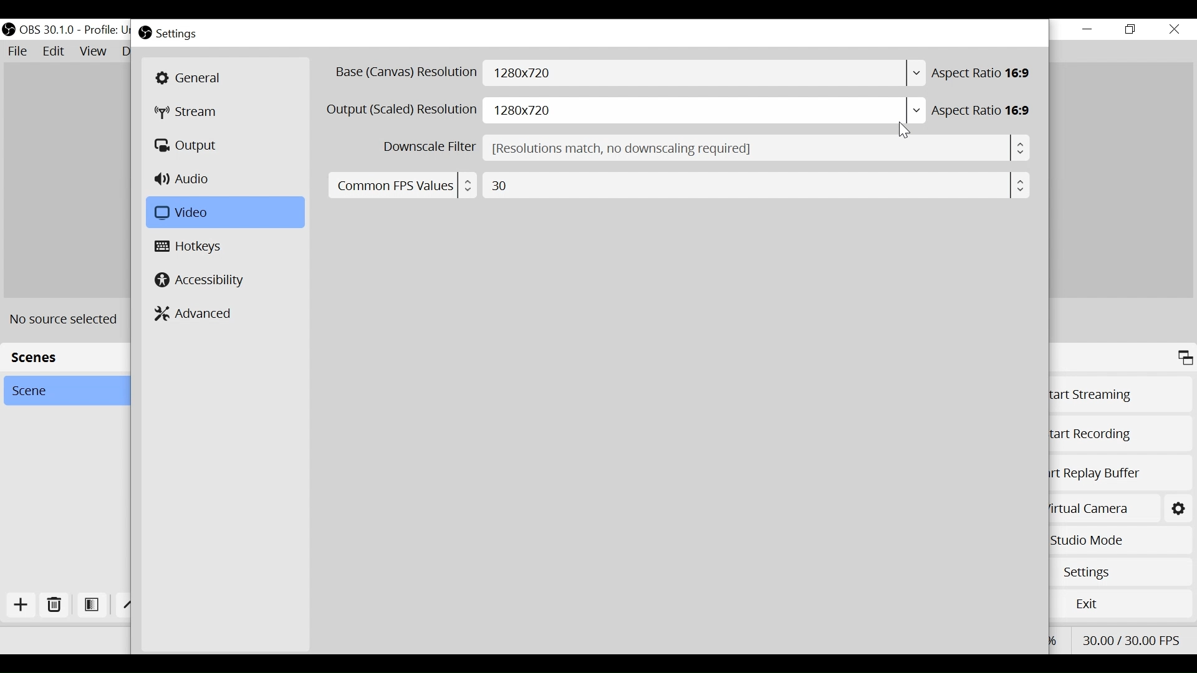 The image size is (1197, 673). Describe the element at coordinates (704, 74) in the screenshot. I see `1920x 1080` at that location.